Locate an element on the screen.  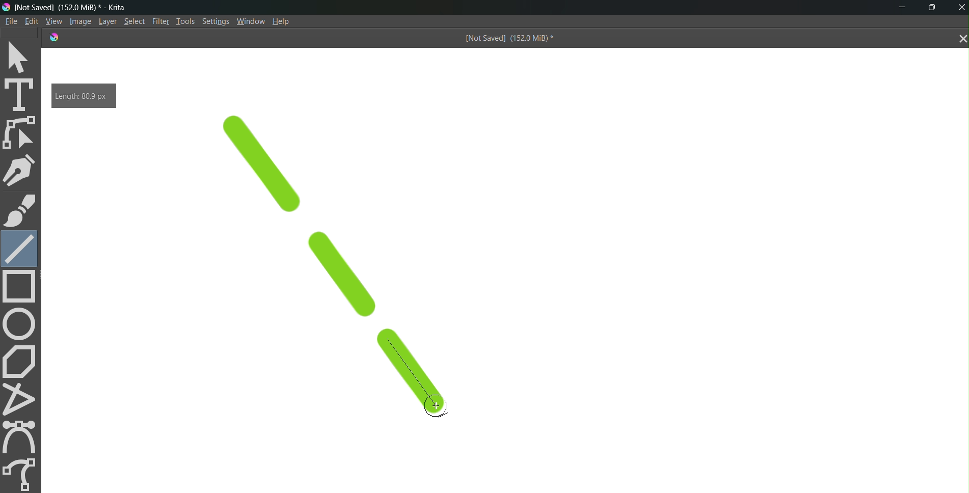
line is located at coordinates (19, 247).